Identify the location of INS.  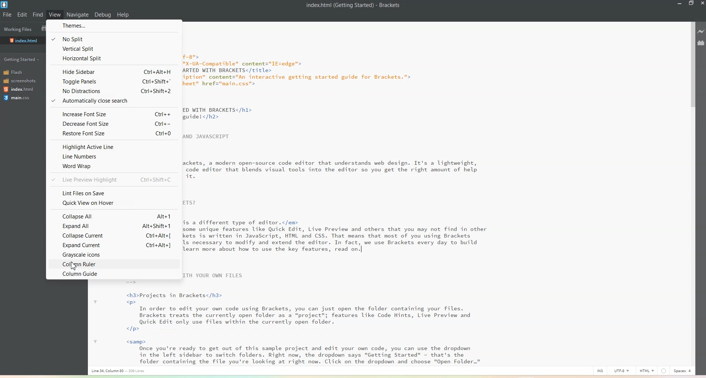
(598, 371).